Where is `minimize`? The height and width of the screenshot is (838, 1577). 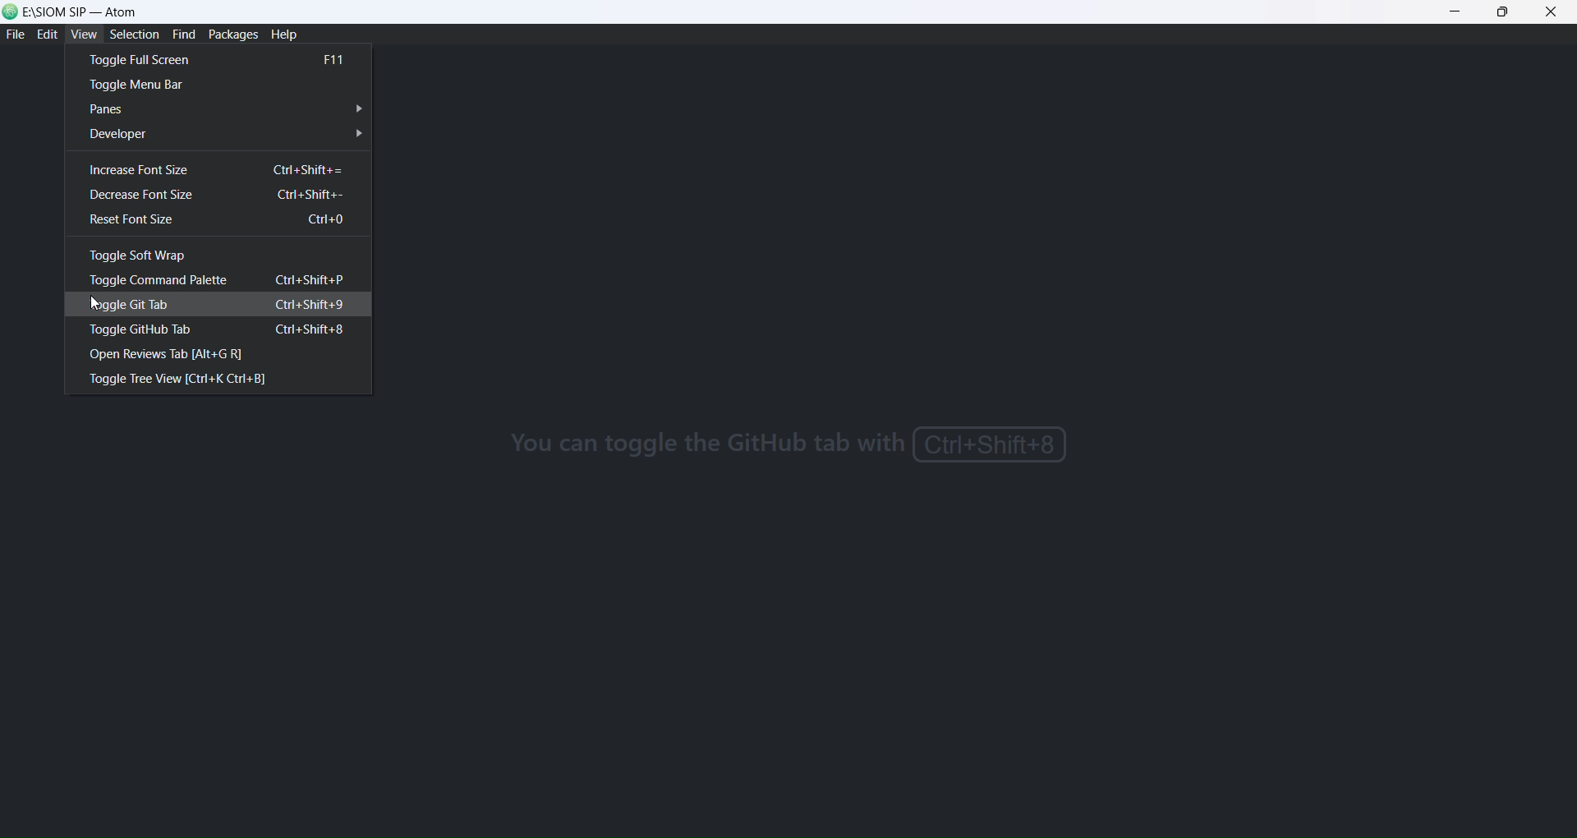 minimize is located at coordinates (1455, 9).